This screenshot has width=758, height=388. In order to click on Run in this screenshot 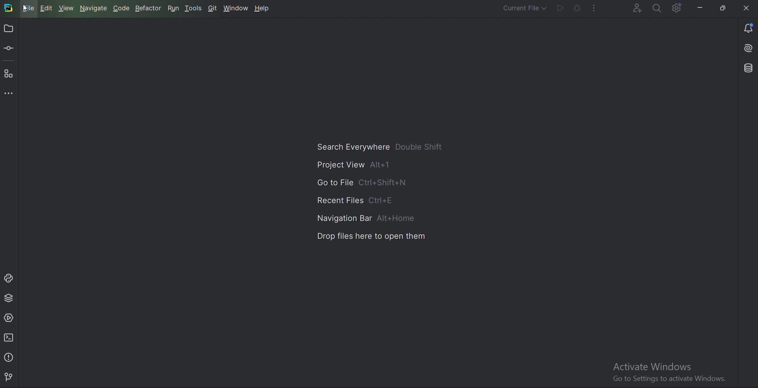, I will do `click(174, 8)`.